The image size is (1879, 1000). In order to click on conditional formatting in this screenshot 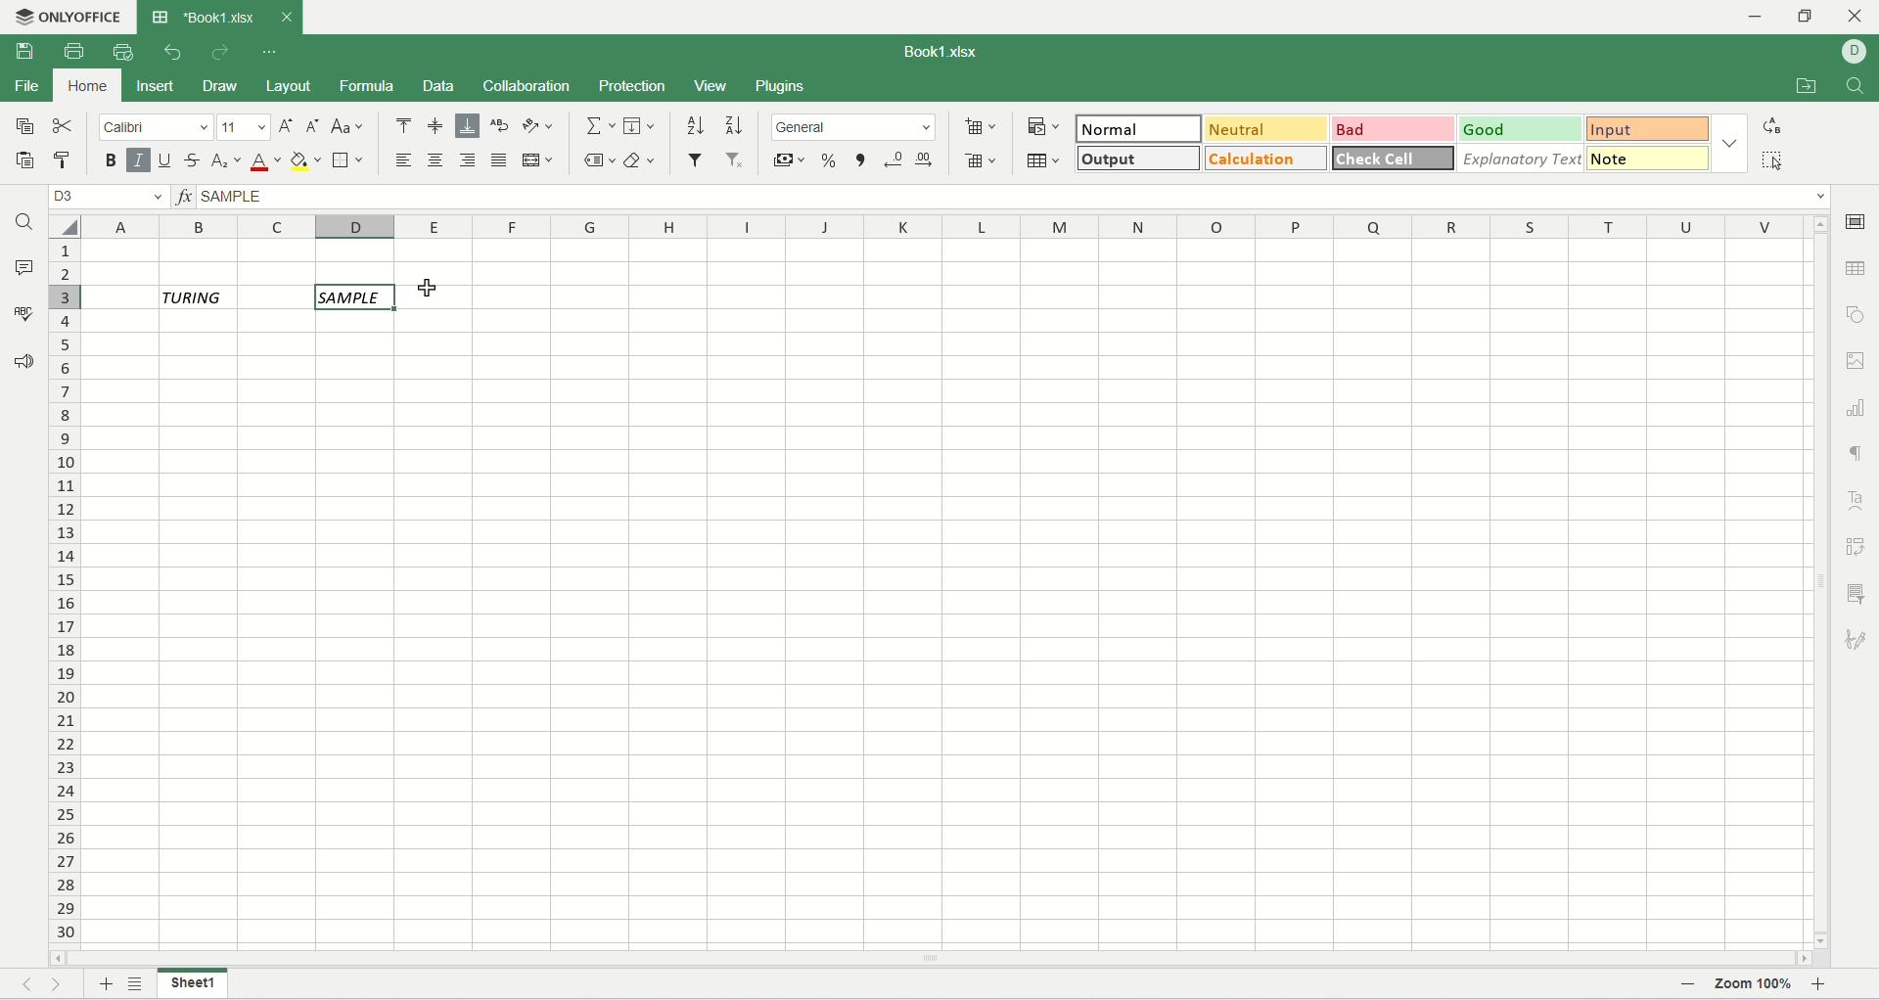, I will do `click(1045, 127)`.